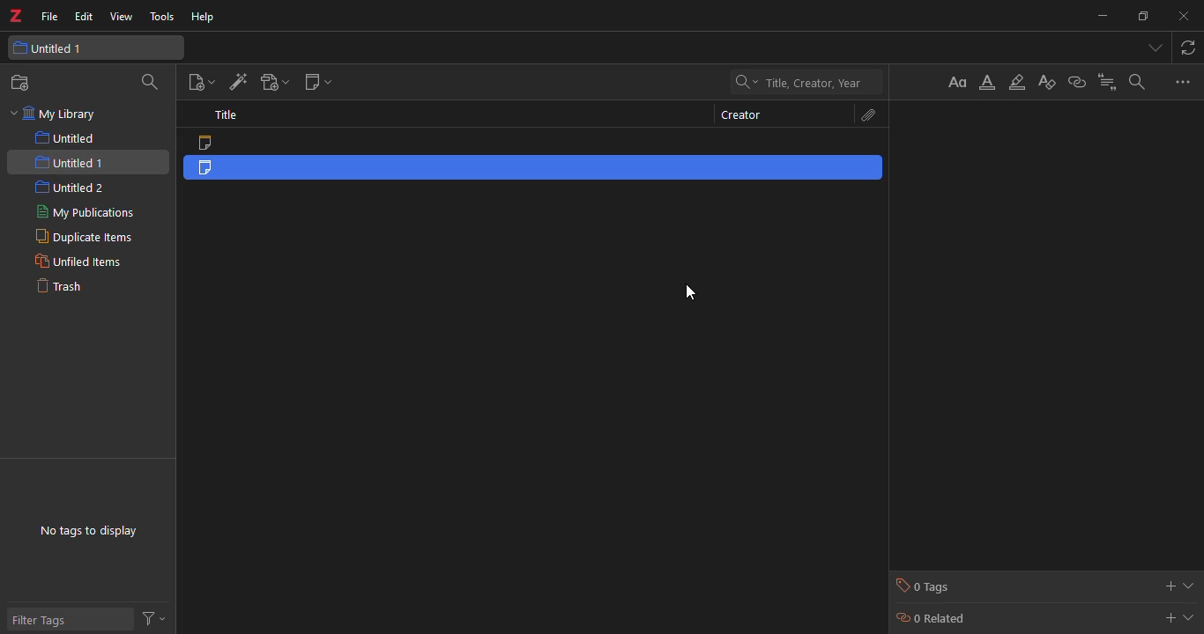 This screenshot has height=634, width=1204. I want to click on 0 related, so click(935, 618).